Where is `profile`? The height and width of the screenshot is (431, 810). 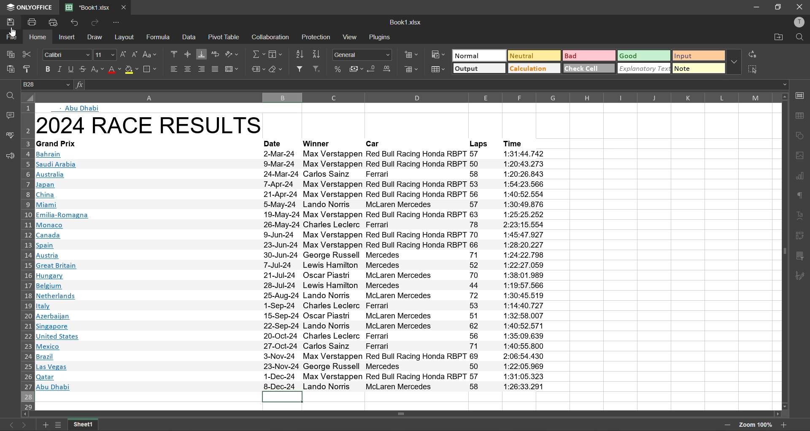
profile is located at coordinates (800, 21).